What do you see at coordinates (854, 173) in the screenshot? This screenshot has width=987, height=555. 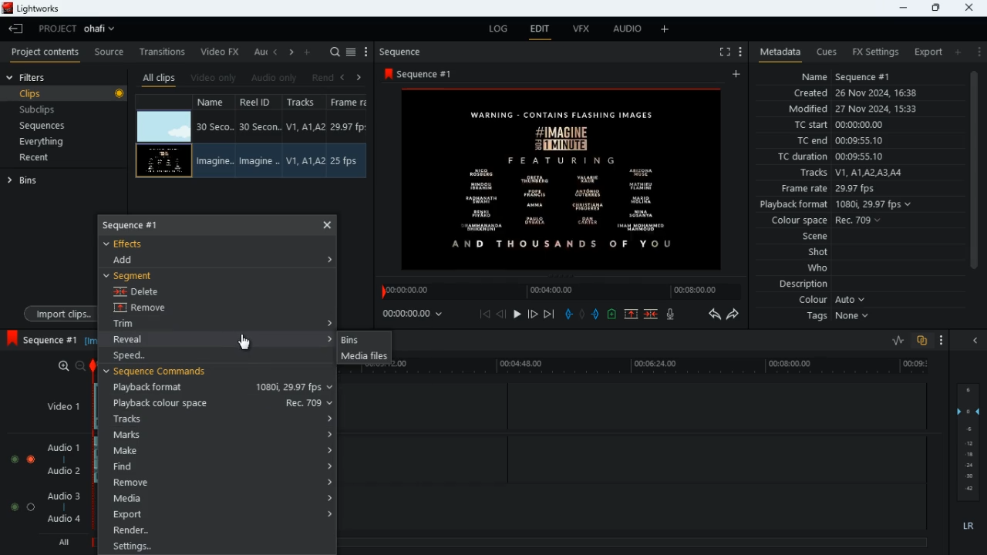 I see `tracks` at bounding box center [854, 173].